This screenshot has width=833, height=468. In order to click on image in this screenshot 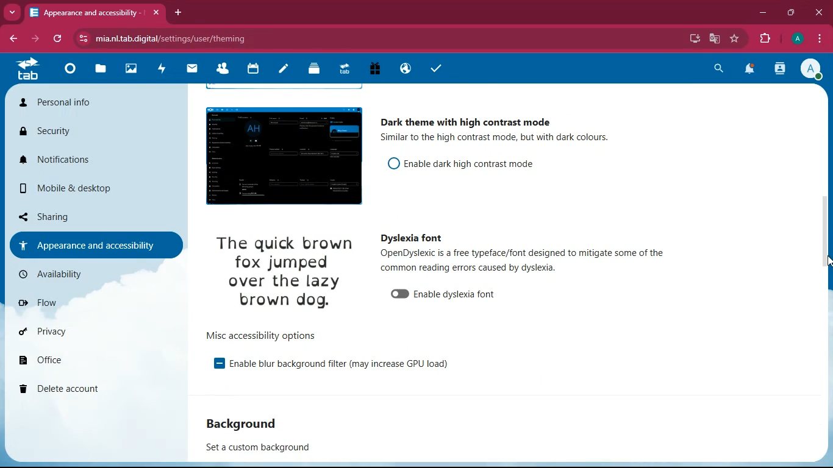, I will do `click(279, 154)`.